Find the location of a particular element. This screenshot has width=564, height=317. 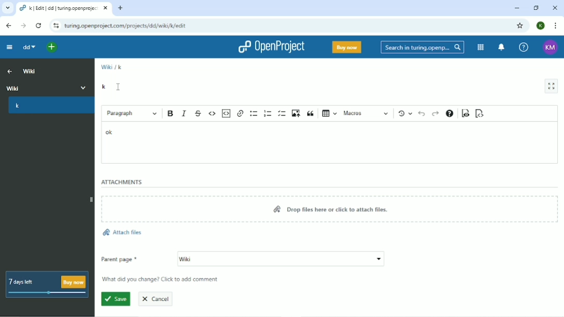

What did you change? Click to add comment. is located at coordinates (164, 280).